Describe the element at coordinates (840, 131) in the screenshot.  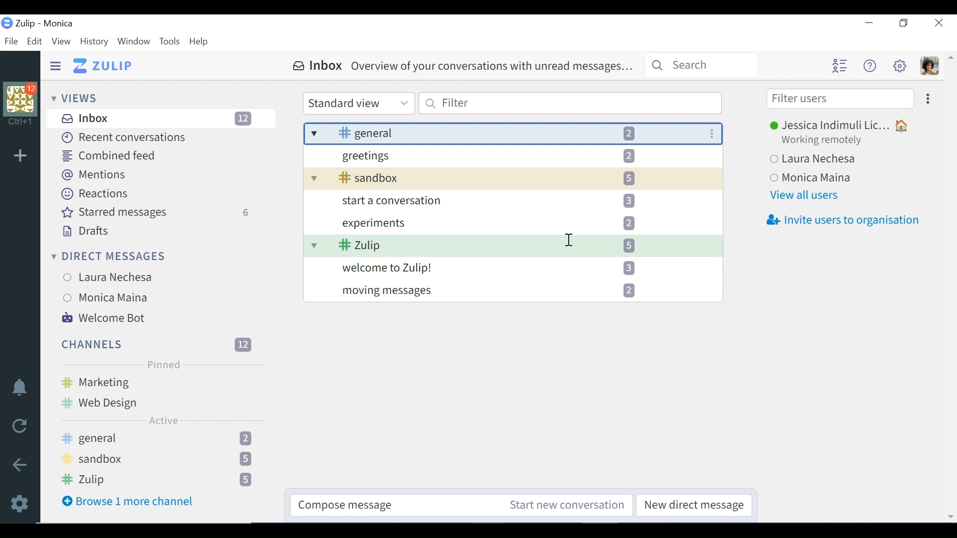
I see `® Jessica Indimuli Lic... #Y
Working remotely` at that location.